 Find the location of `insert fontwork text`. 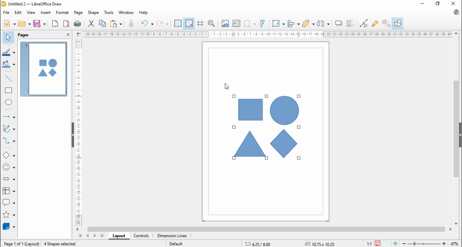

insert fontwork text is located at coordinates (263, 23).